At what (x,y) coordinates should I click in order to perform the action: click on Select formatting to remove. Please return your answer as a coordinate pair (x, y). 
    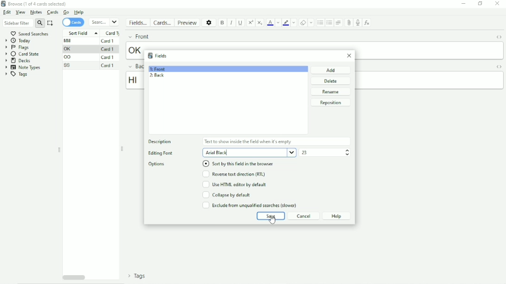
    Looking at the image, I should click on (311, 22).